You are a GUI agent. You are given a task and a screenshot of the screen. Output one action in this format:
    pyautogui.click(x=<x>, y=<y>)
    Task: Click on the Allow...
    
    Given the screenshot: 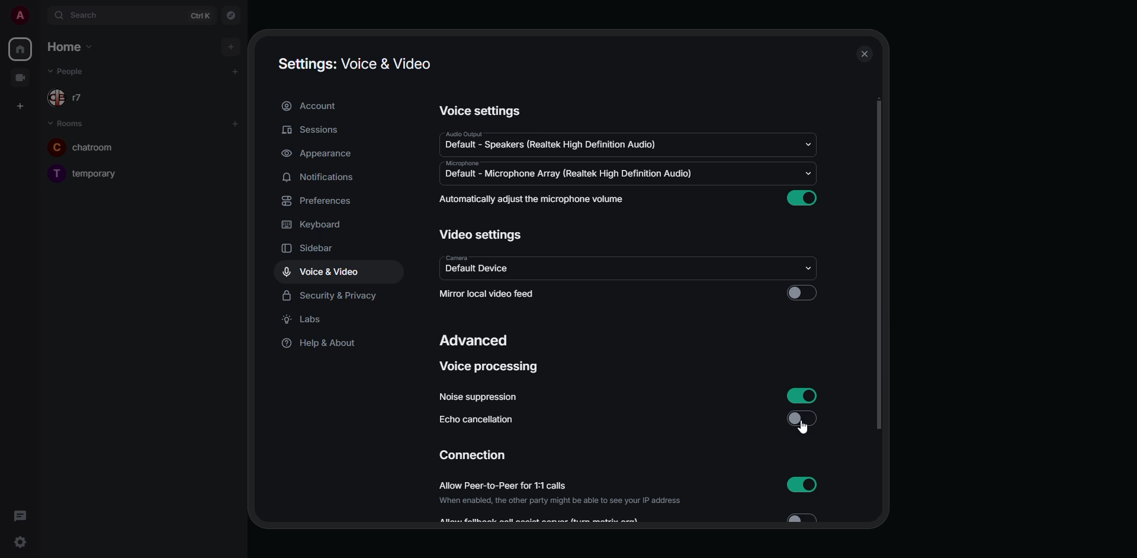 What is the action you would take?
    pyautogui.click(x=542, y=520)
    